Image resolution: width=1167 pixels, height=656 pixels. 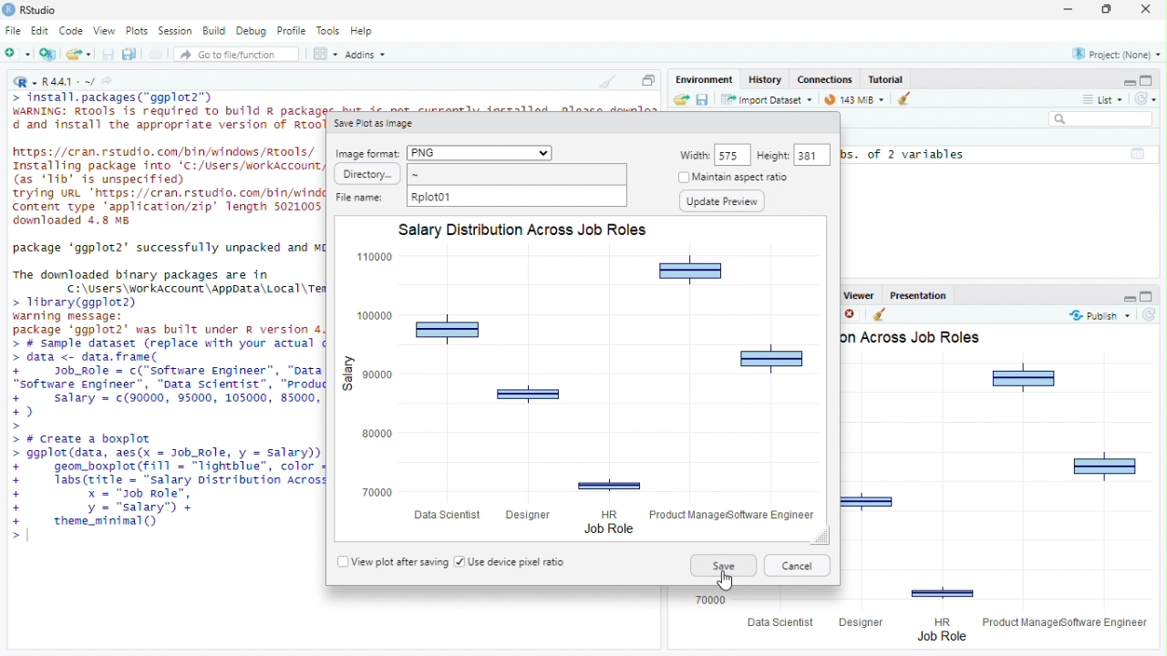 I want to click on Tools, so click(x=327, y=31).